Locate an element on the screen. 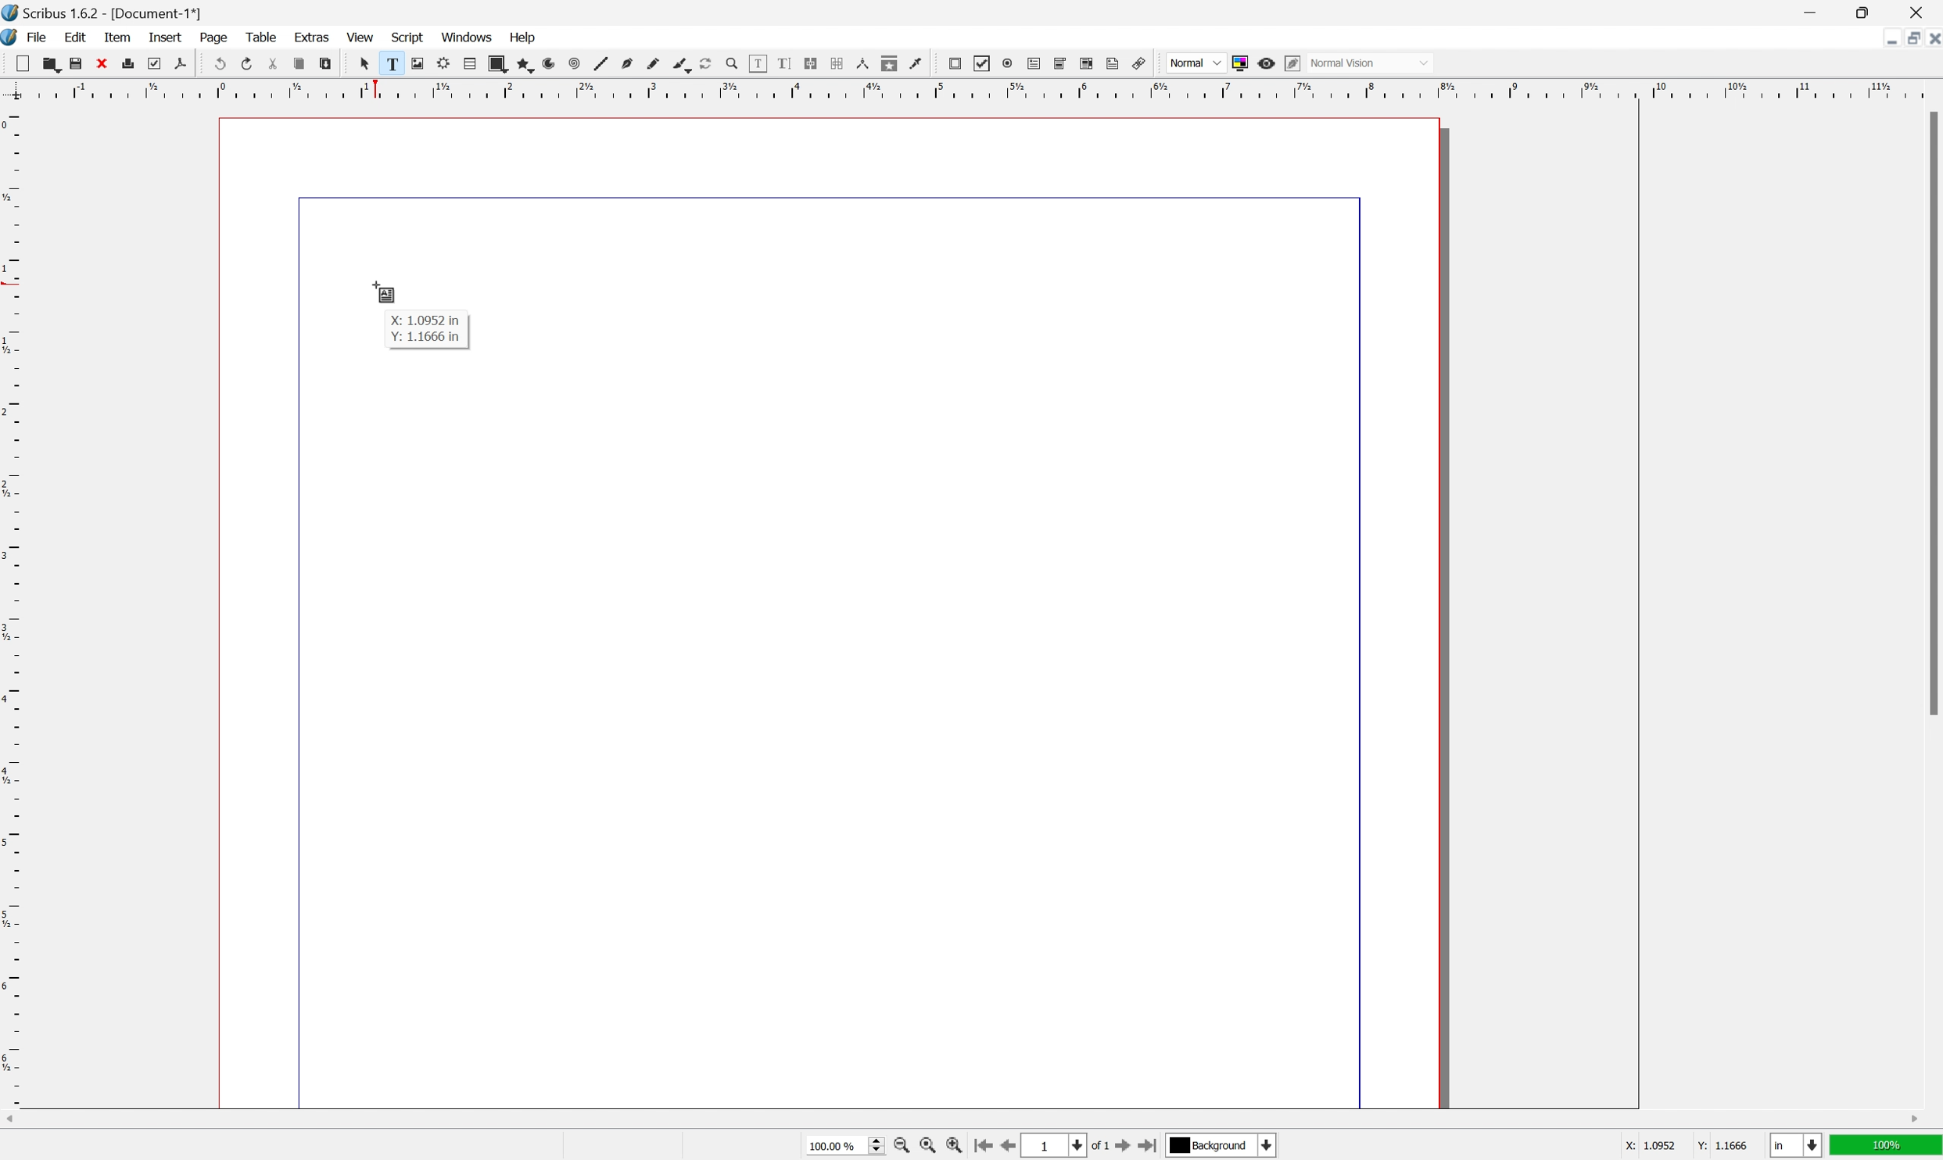  ruler is located at coordinates (13, 605).